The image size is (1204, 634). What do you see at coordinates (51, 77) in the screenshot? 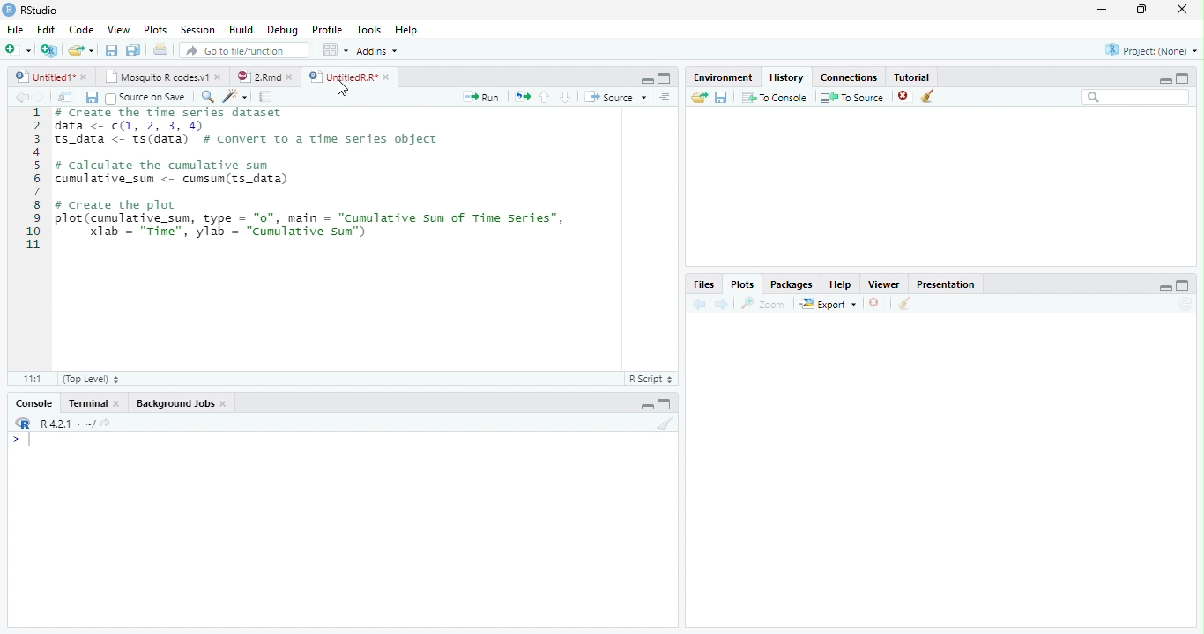
I see `Untitled` at bounding box center [51, 77].